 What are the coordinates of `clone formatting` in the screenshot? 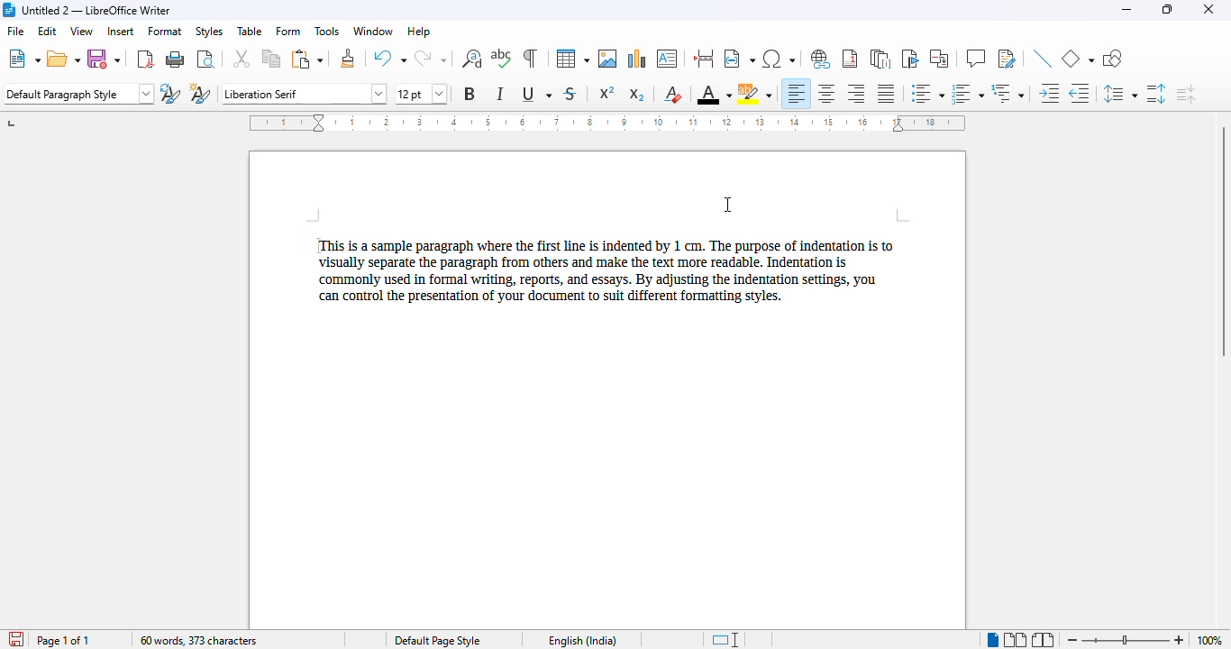 It's located at (349, 59).